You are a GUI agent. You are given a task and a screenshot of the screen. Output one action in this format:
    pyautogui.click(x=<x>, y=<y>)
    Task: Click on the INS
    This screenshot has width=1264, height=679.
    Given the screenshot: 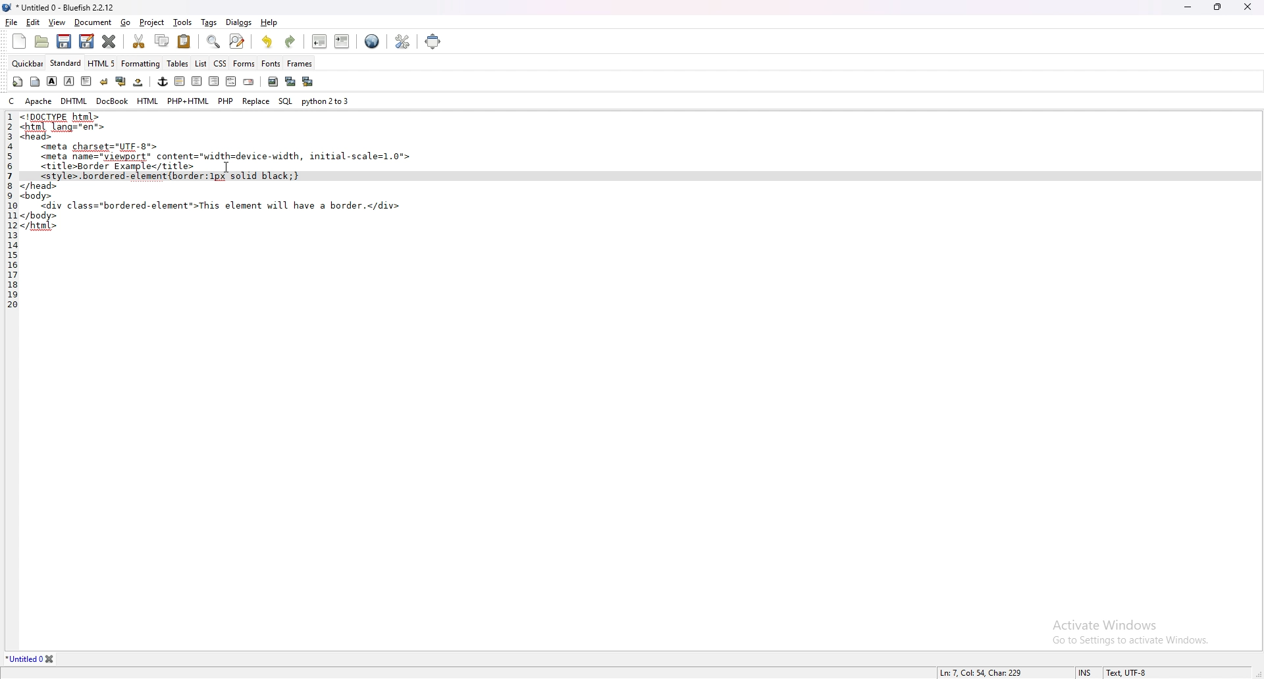 What is the action you would take?
    pyautogui.click(x=1087, y=672)
    